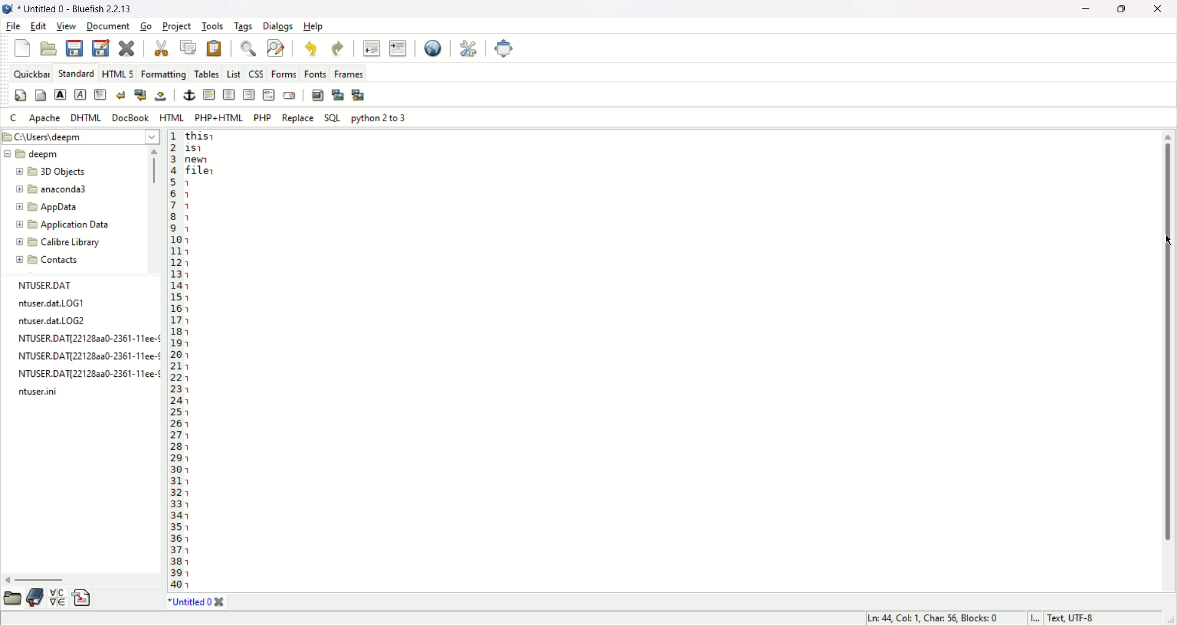  What do you see at coordinates (191, 604) in the screenshot?
I see `document tab` at bounding box center [191, 604].